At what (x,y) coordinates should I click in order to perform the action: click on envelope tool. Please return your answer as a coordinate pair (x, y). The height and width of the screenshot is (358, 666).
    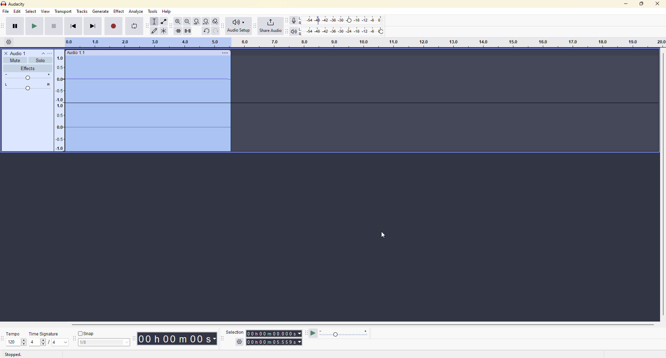
    Looking at the image, I should click on (164, 22).